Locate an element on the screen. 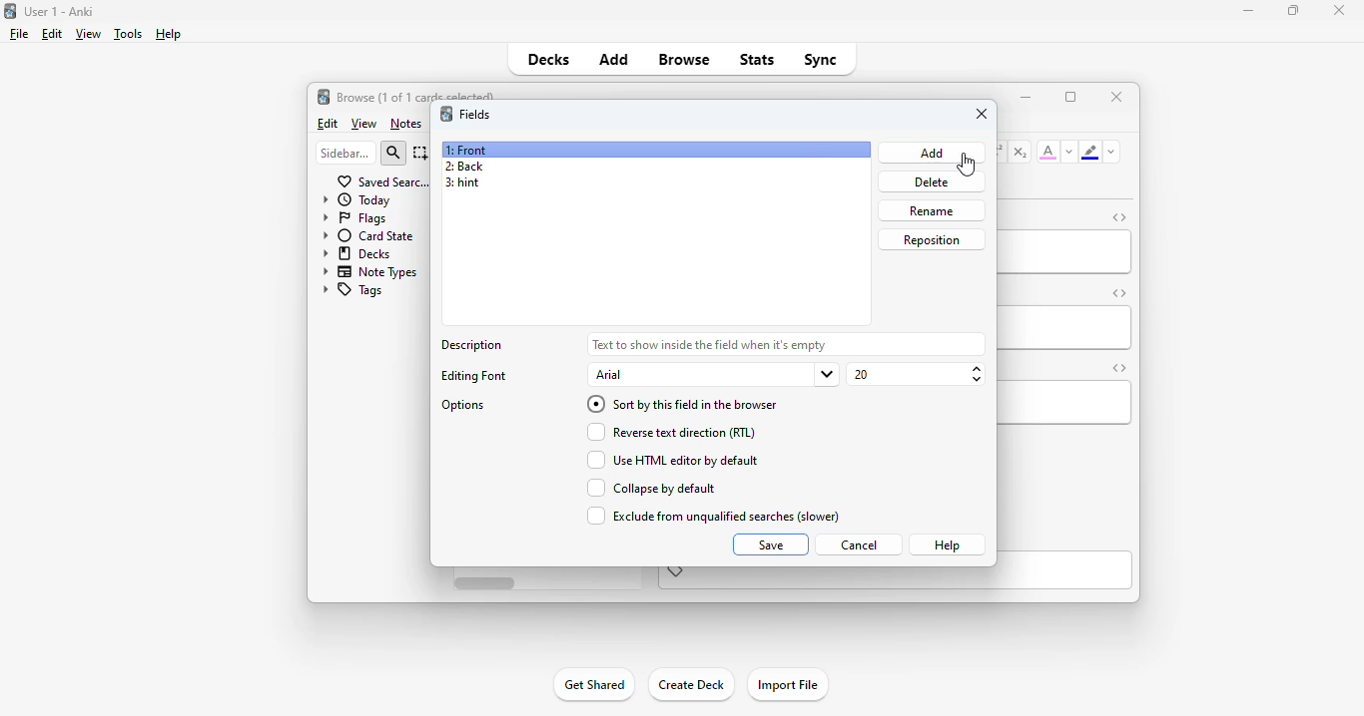  today is located at coordinates (356, 199).